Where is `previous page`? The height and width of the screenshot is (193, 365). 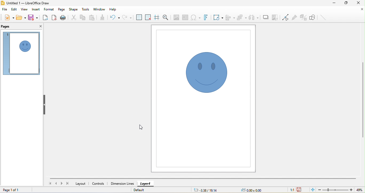 previous page is located at coordinates (56, 183).